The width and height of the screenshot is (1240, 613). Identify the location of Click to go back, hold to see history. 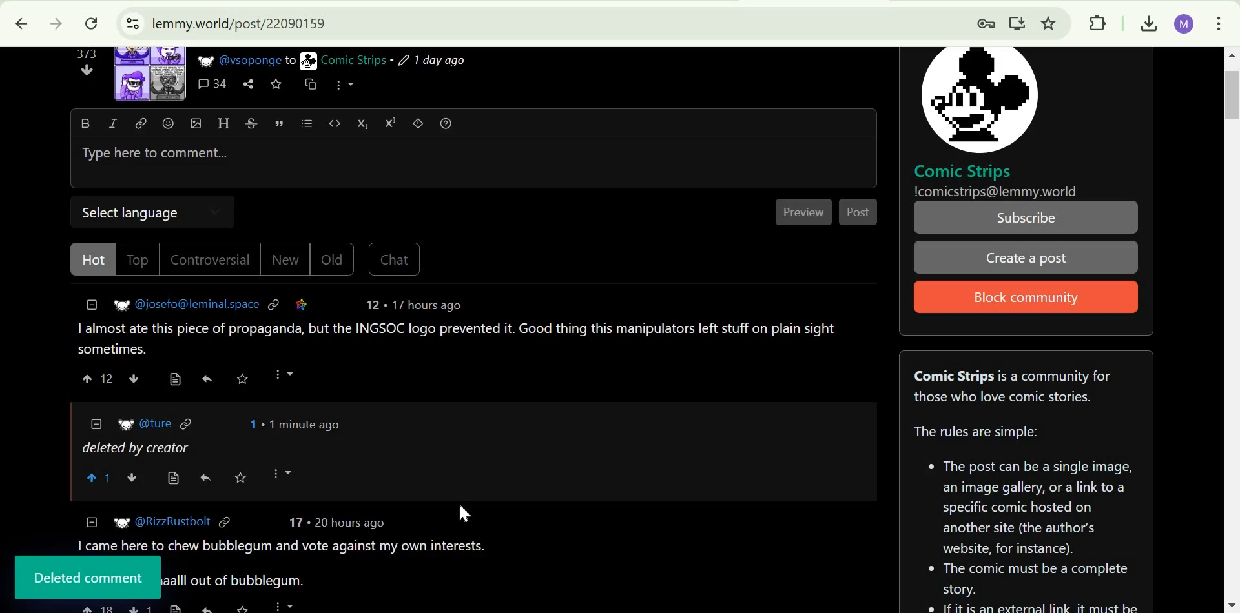
(21, 24).